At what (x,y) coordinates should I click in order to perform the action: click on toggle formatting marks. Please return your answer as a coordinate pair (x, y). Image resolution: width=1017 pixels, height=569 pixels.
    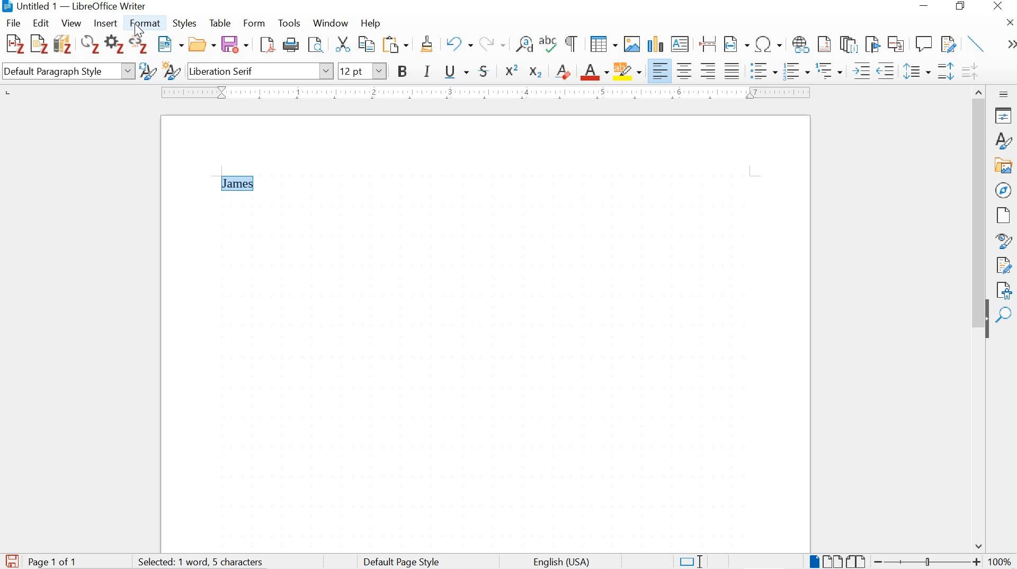
    Looking at the image, I should click on (572, 43).